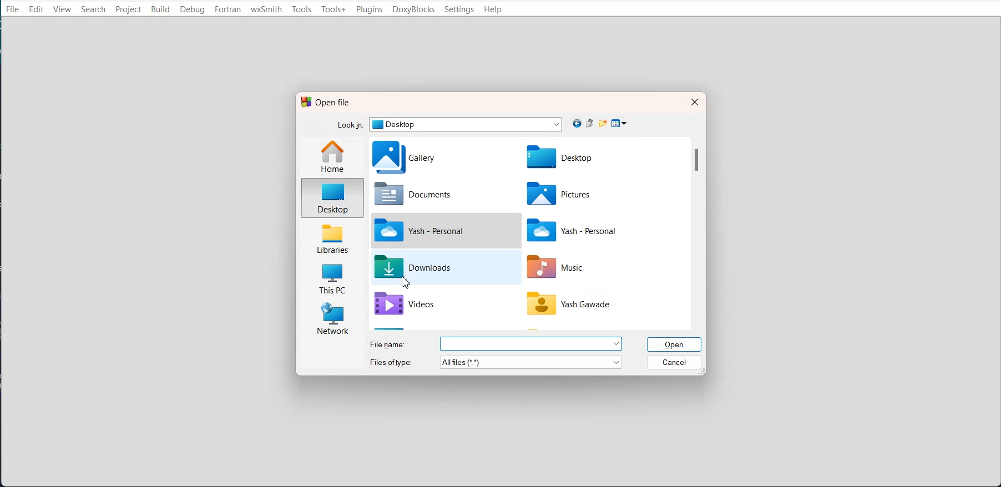 This screenshot has width=1001, height=487. Describe the element at coordinates (493, 10) in the screenshot. I see `Help` at that location.